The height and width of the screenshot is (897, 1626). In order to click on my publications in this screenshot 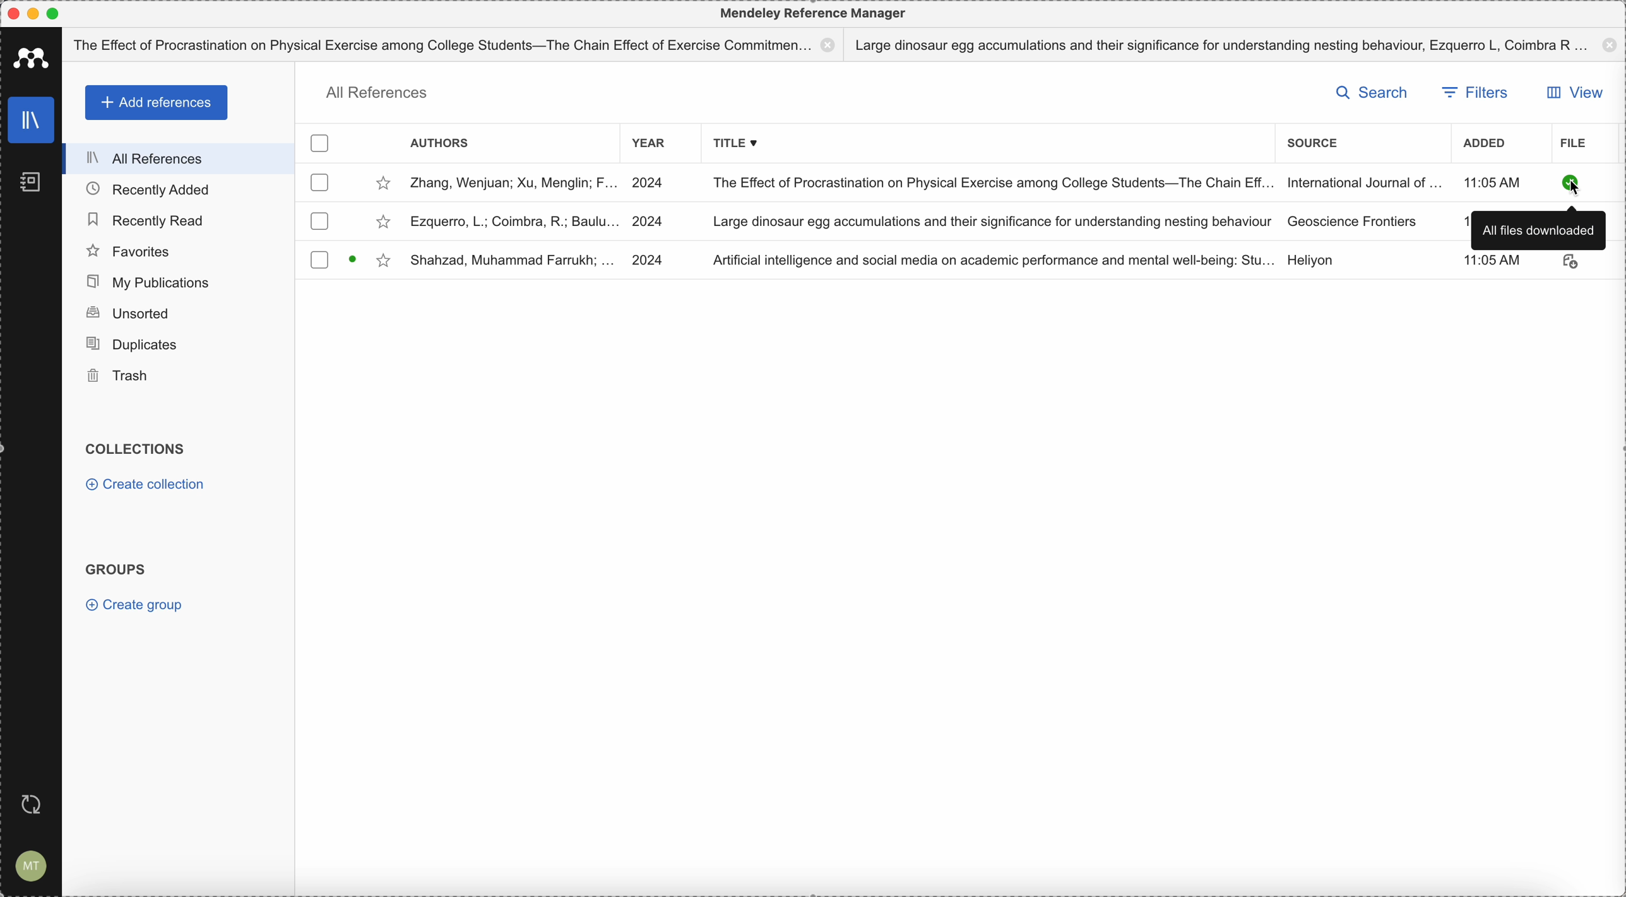, I will do `click(146, 282)`.